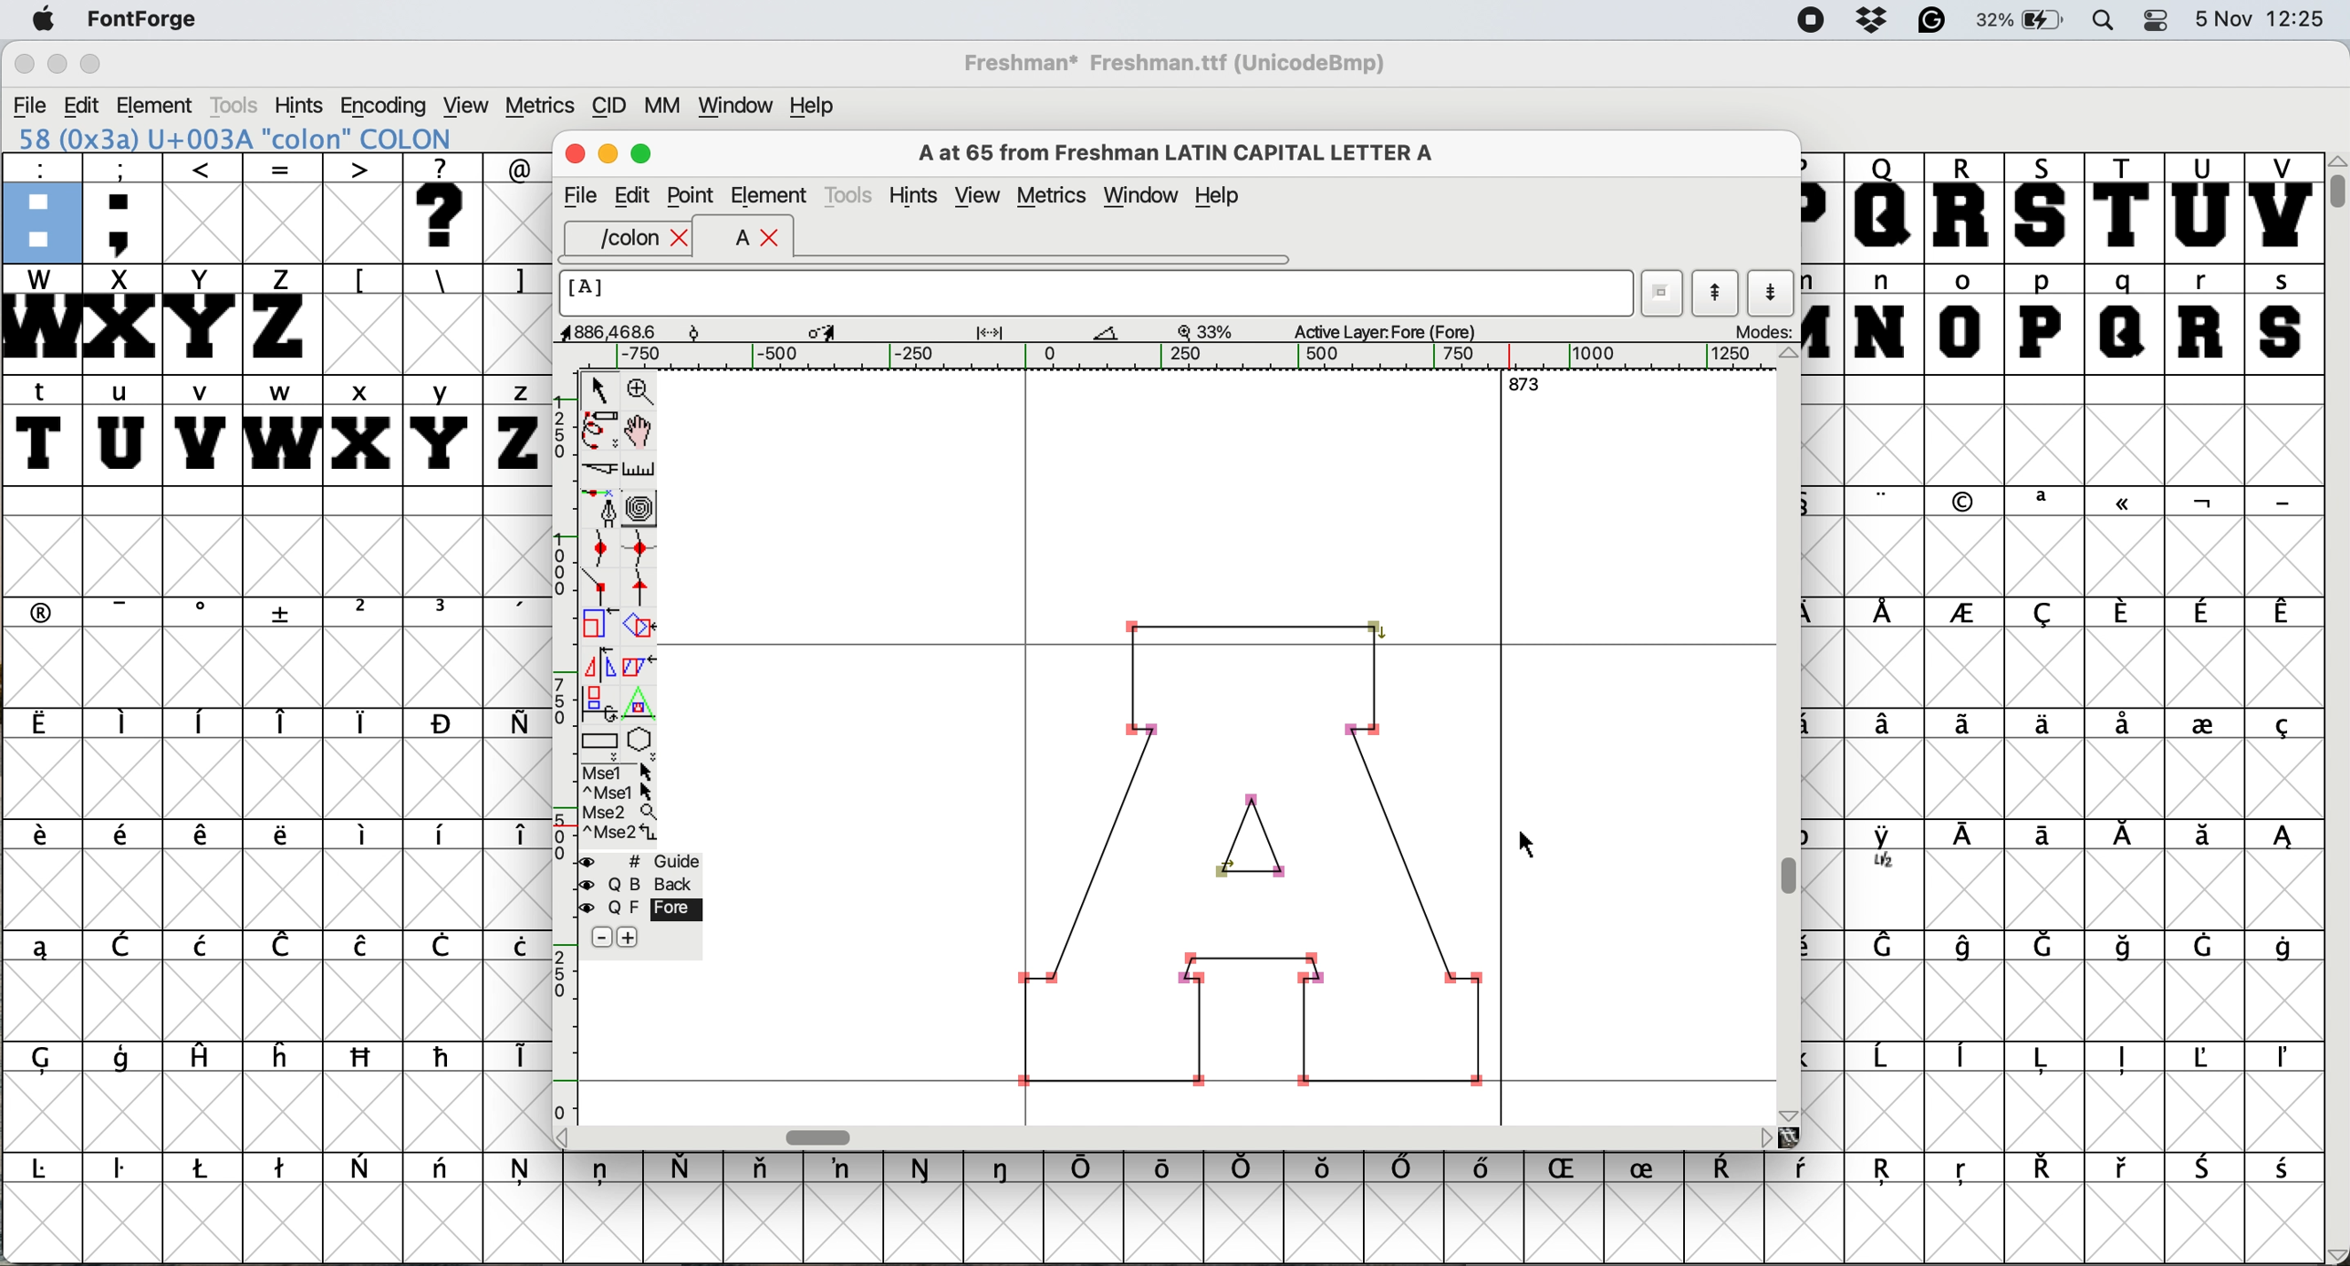  I want to click on select, so click(596, 389).